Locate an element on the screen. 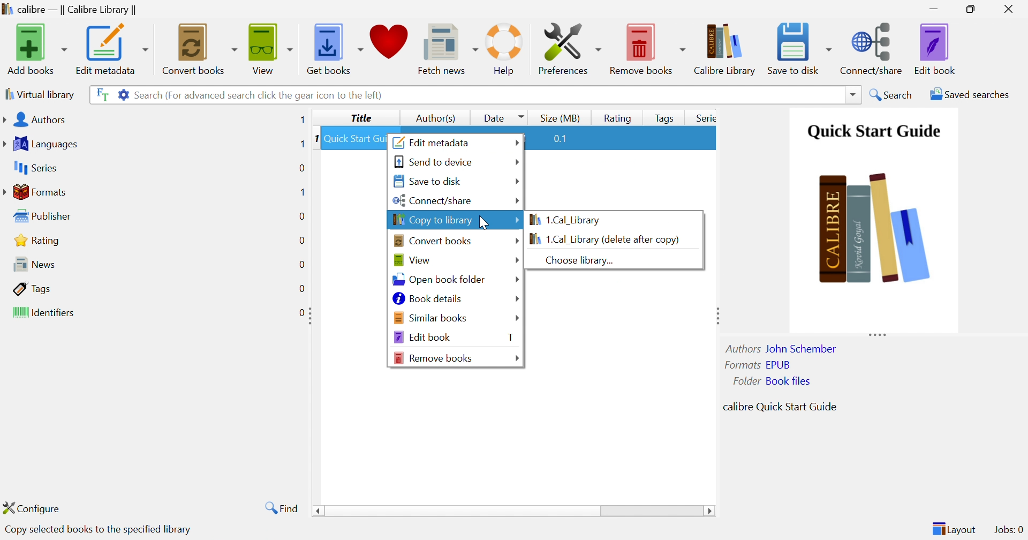 The height and width of the screenshot is (540, 1028). Formats EPUB is located at coordinates (758, 364).